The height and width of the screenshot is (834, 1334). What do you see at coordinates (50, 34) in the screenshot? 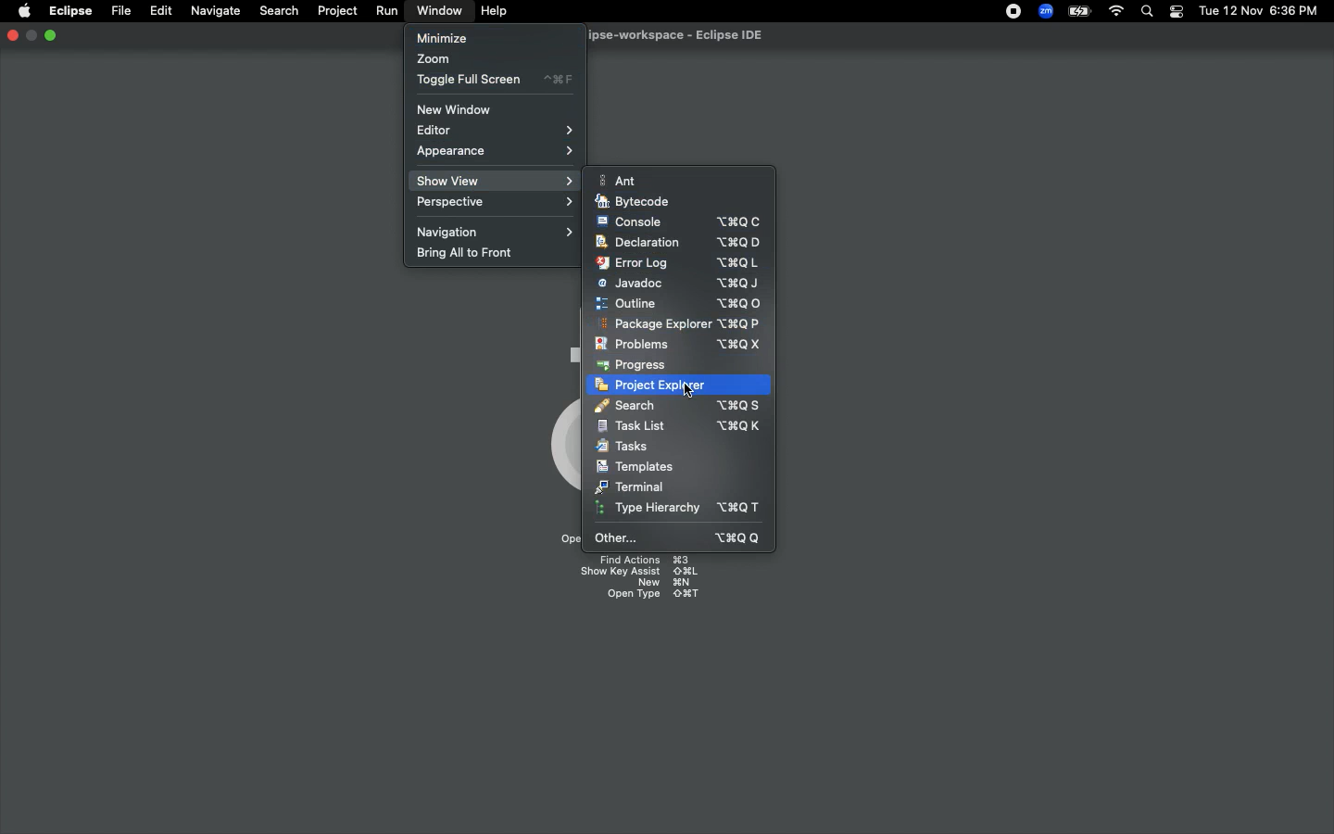
I see `Minimize` at bounding box center [50, 34].